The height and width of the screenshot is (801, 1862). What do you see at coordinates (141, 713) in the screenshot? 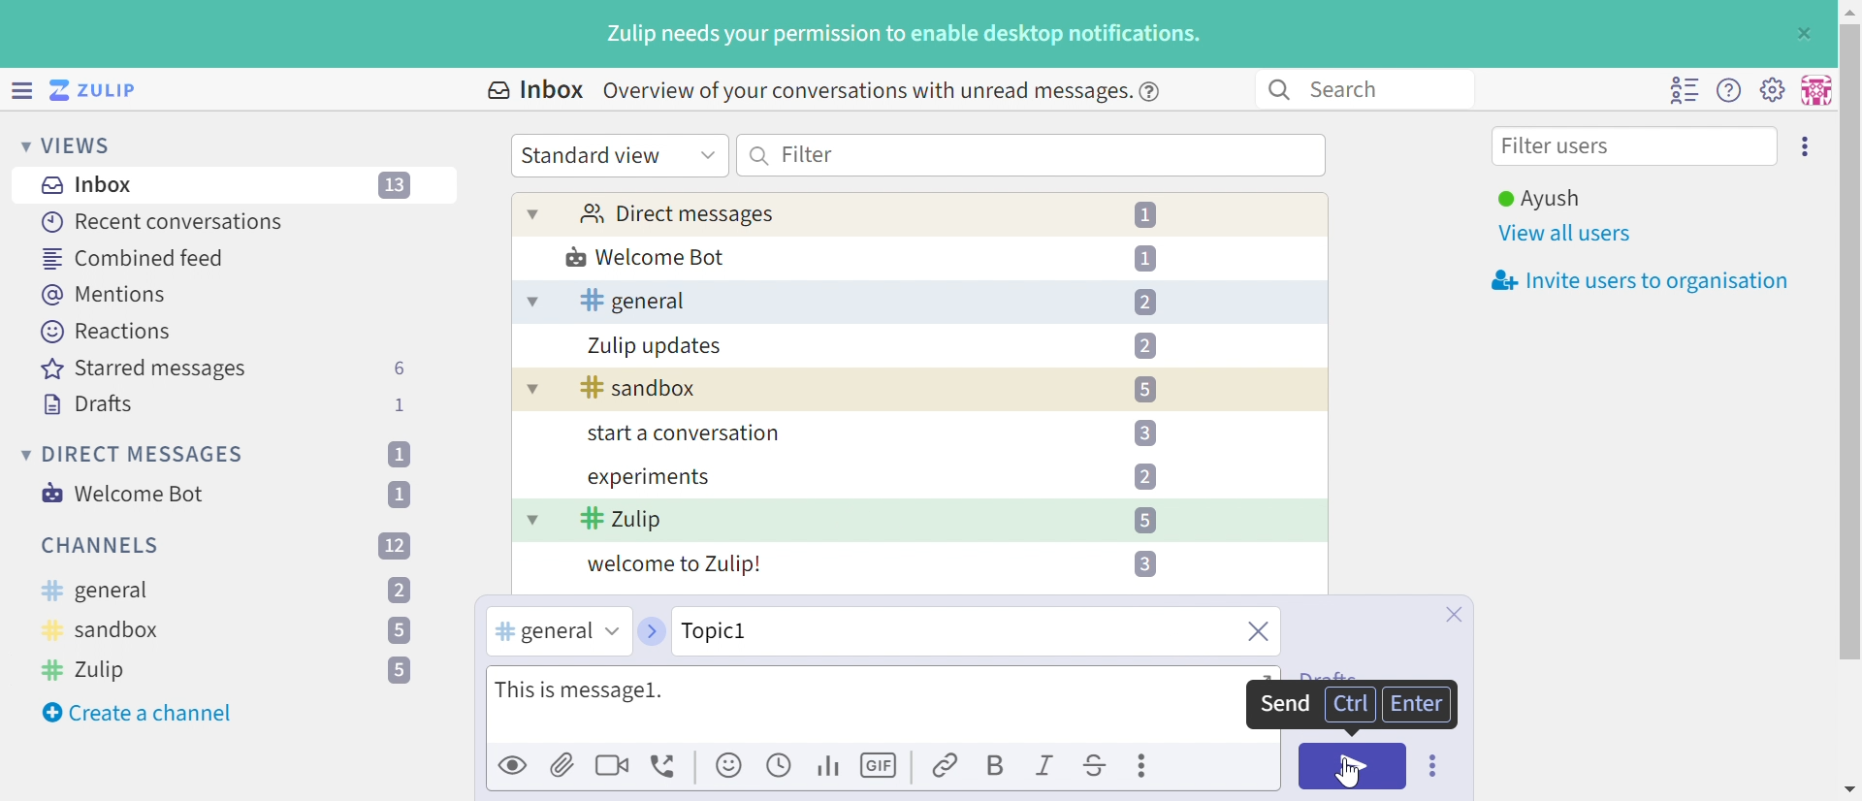
I see `Create a channel` at bounding box center [141, 713].